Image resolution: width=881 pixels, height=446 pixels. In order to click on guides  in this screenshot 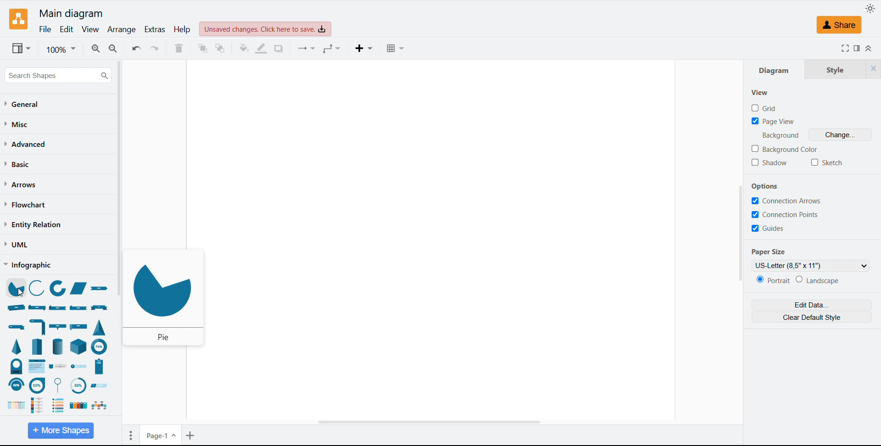, I will do `click(768, 229)`.